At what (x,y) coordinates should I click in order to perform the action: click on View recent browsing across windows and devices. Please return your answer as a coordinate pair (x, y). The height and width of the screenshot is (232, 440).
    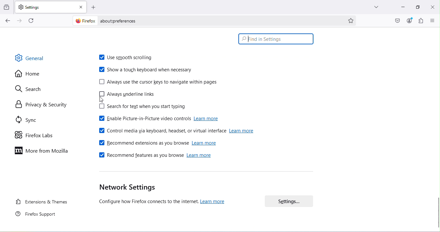
    Looking at the image, I should click on (7, 6).